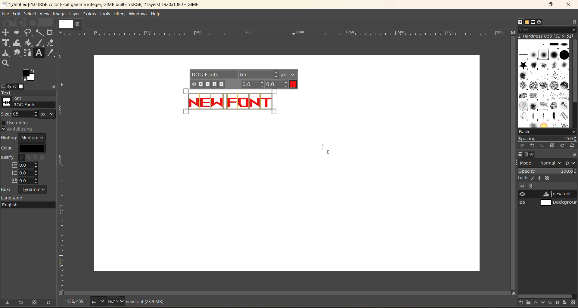  What do you see at coordinates (236, 83) in the screenshot?
I see `font settings` at bounding box center [236, 83].